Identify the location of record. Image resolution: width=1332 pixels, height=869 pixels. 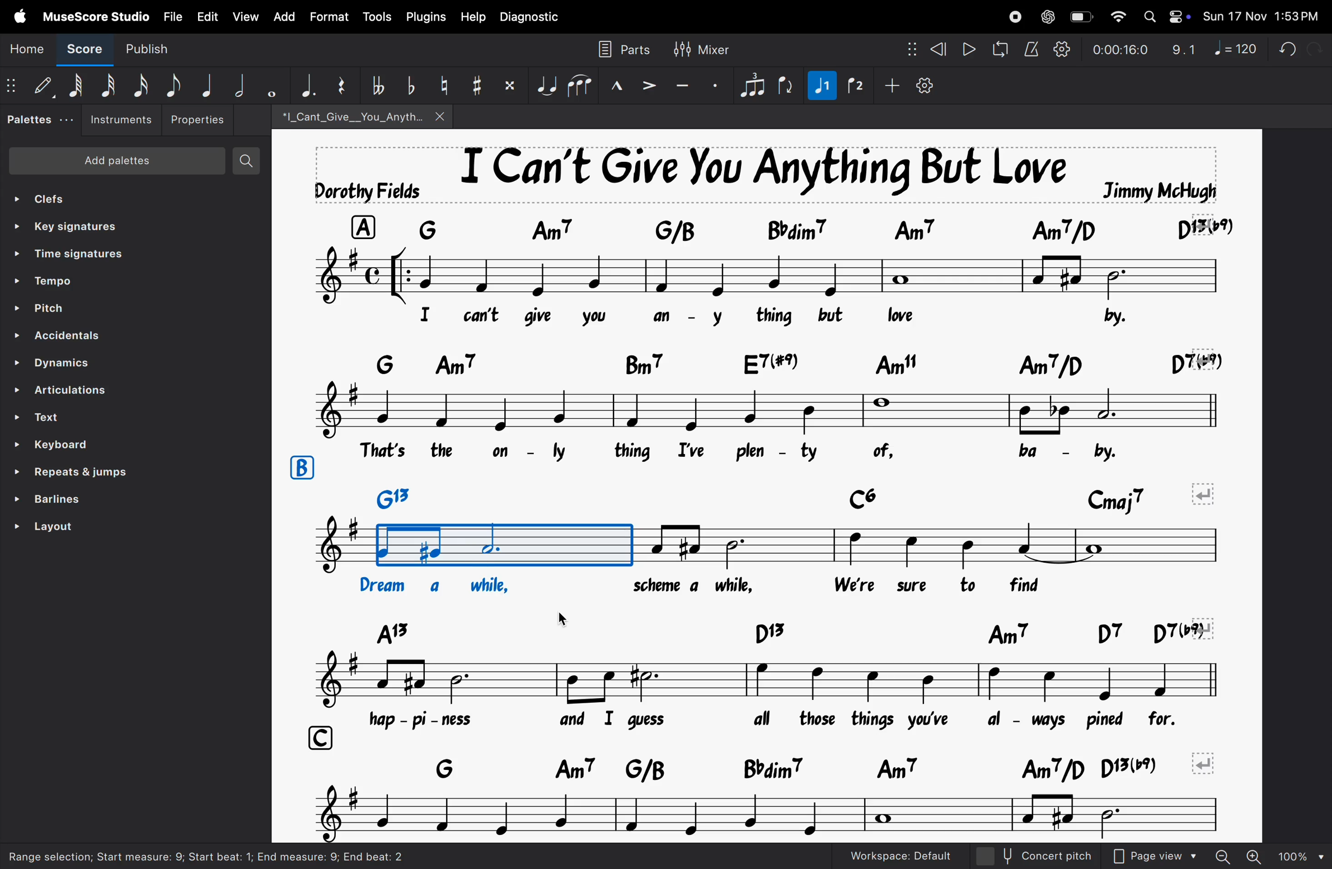
(1011, 17).